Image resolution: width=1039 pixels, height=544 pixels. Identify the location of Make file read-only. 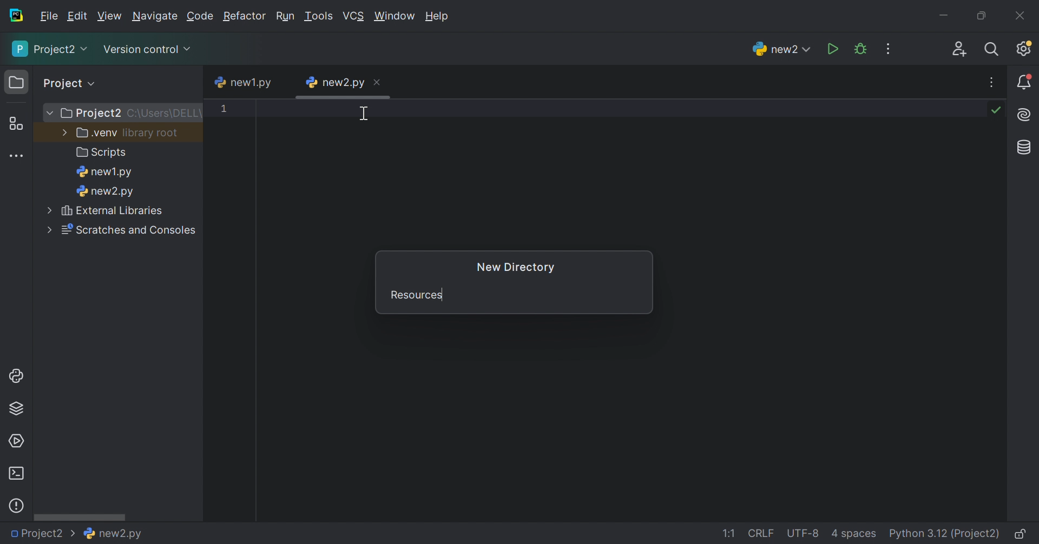
(1021, 533).